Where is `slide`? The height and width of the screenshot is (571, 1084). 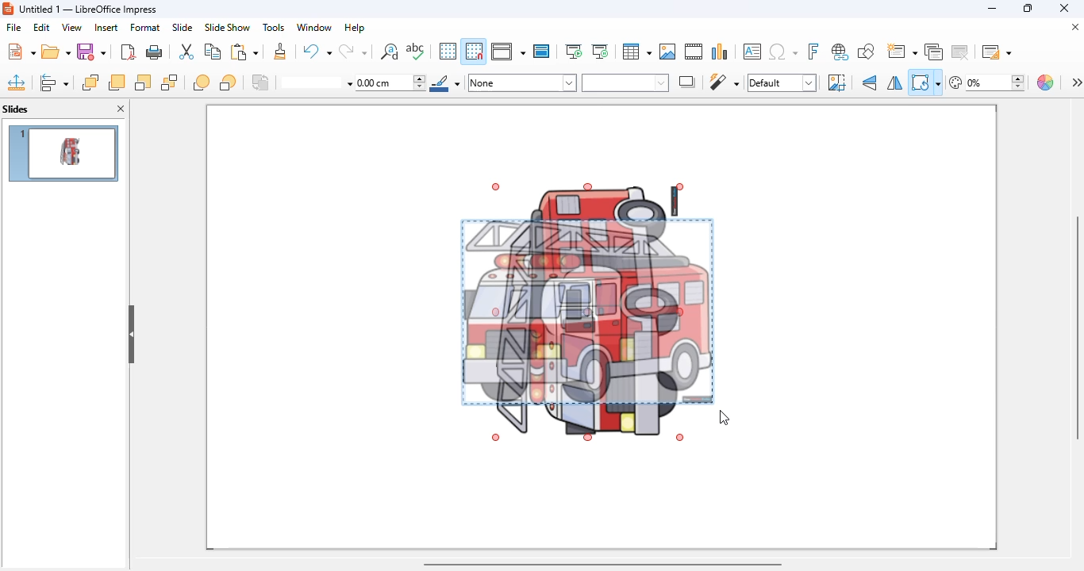
slide is located at coordinates (183, 27).